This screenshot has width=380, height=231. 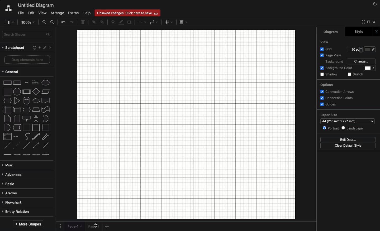 I want to click on Arrow, so click(x=142, y=22).